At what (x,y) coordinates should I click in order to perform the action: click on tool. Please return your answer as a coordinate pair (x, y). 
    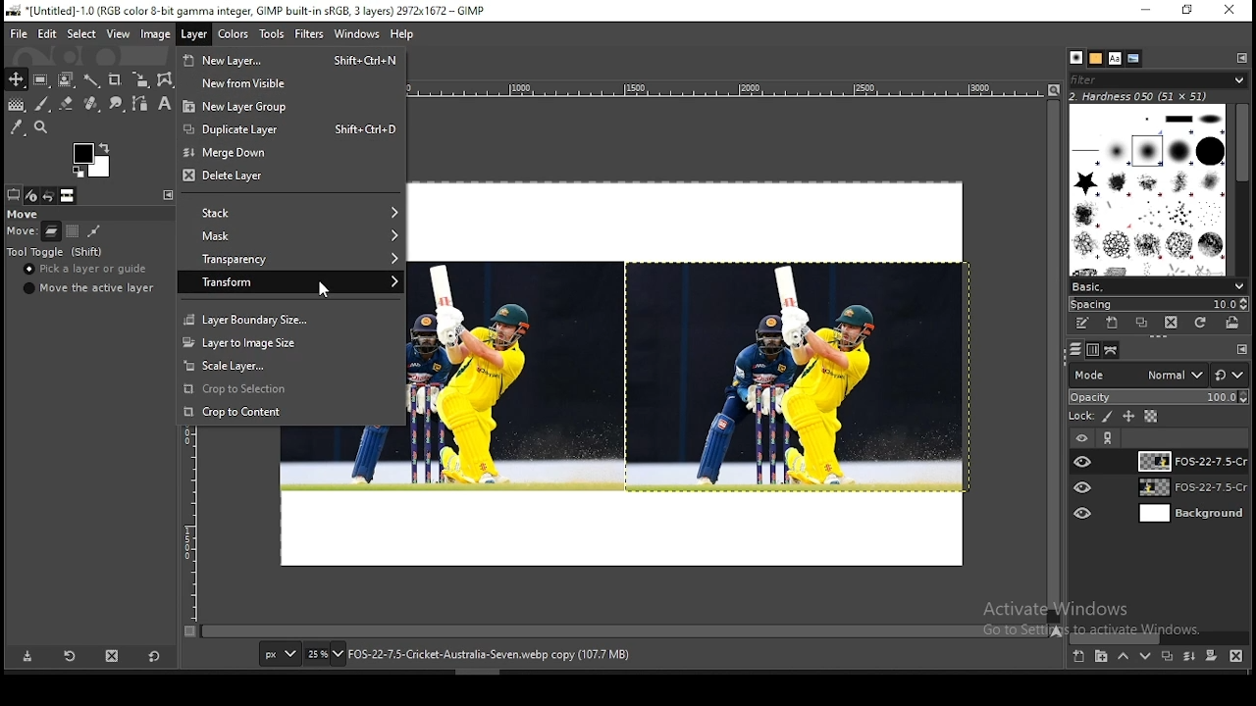
    Looking at the image, I should click on (1242, 350).